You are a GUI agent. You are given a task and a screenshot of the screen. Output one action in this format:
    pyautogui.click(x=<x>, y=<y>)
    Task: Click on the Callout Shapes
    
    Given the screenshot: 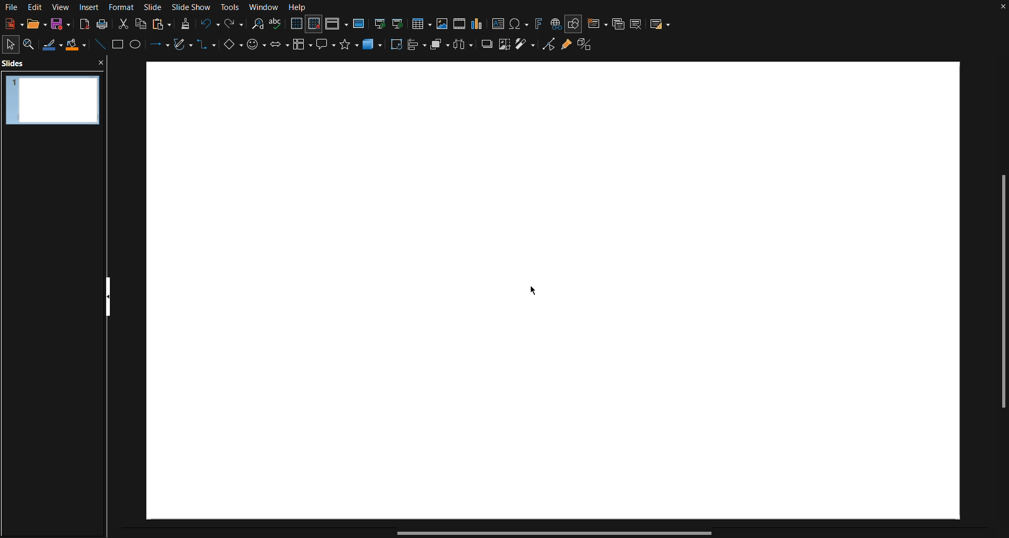 What is the action you would take?
    pyautogui.click(x=326, y=48)
    